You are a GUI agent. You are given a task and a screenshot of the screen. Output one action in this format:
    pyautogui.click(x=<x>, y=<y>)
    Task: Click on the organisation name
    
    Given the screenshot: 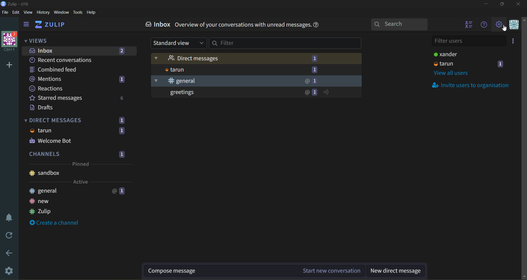 What is the action you would take?
    pyautogui.click(x=12, y=42)
    